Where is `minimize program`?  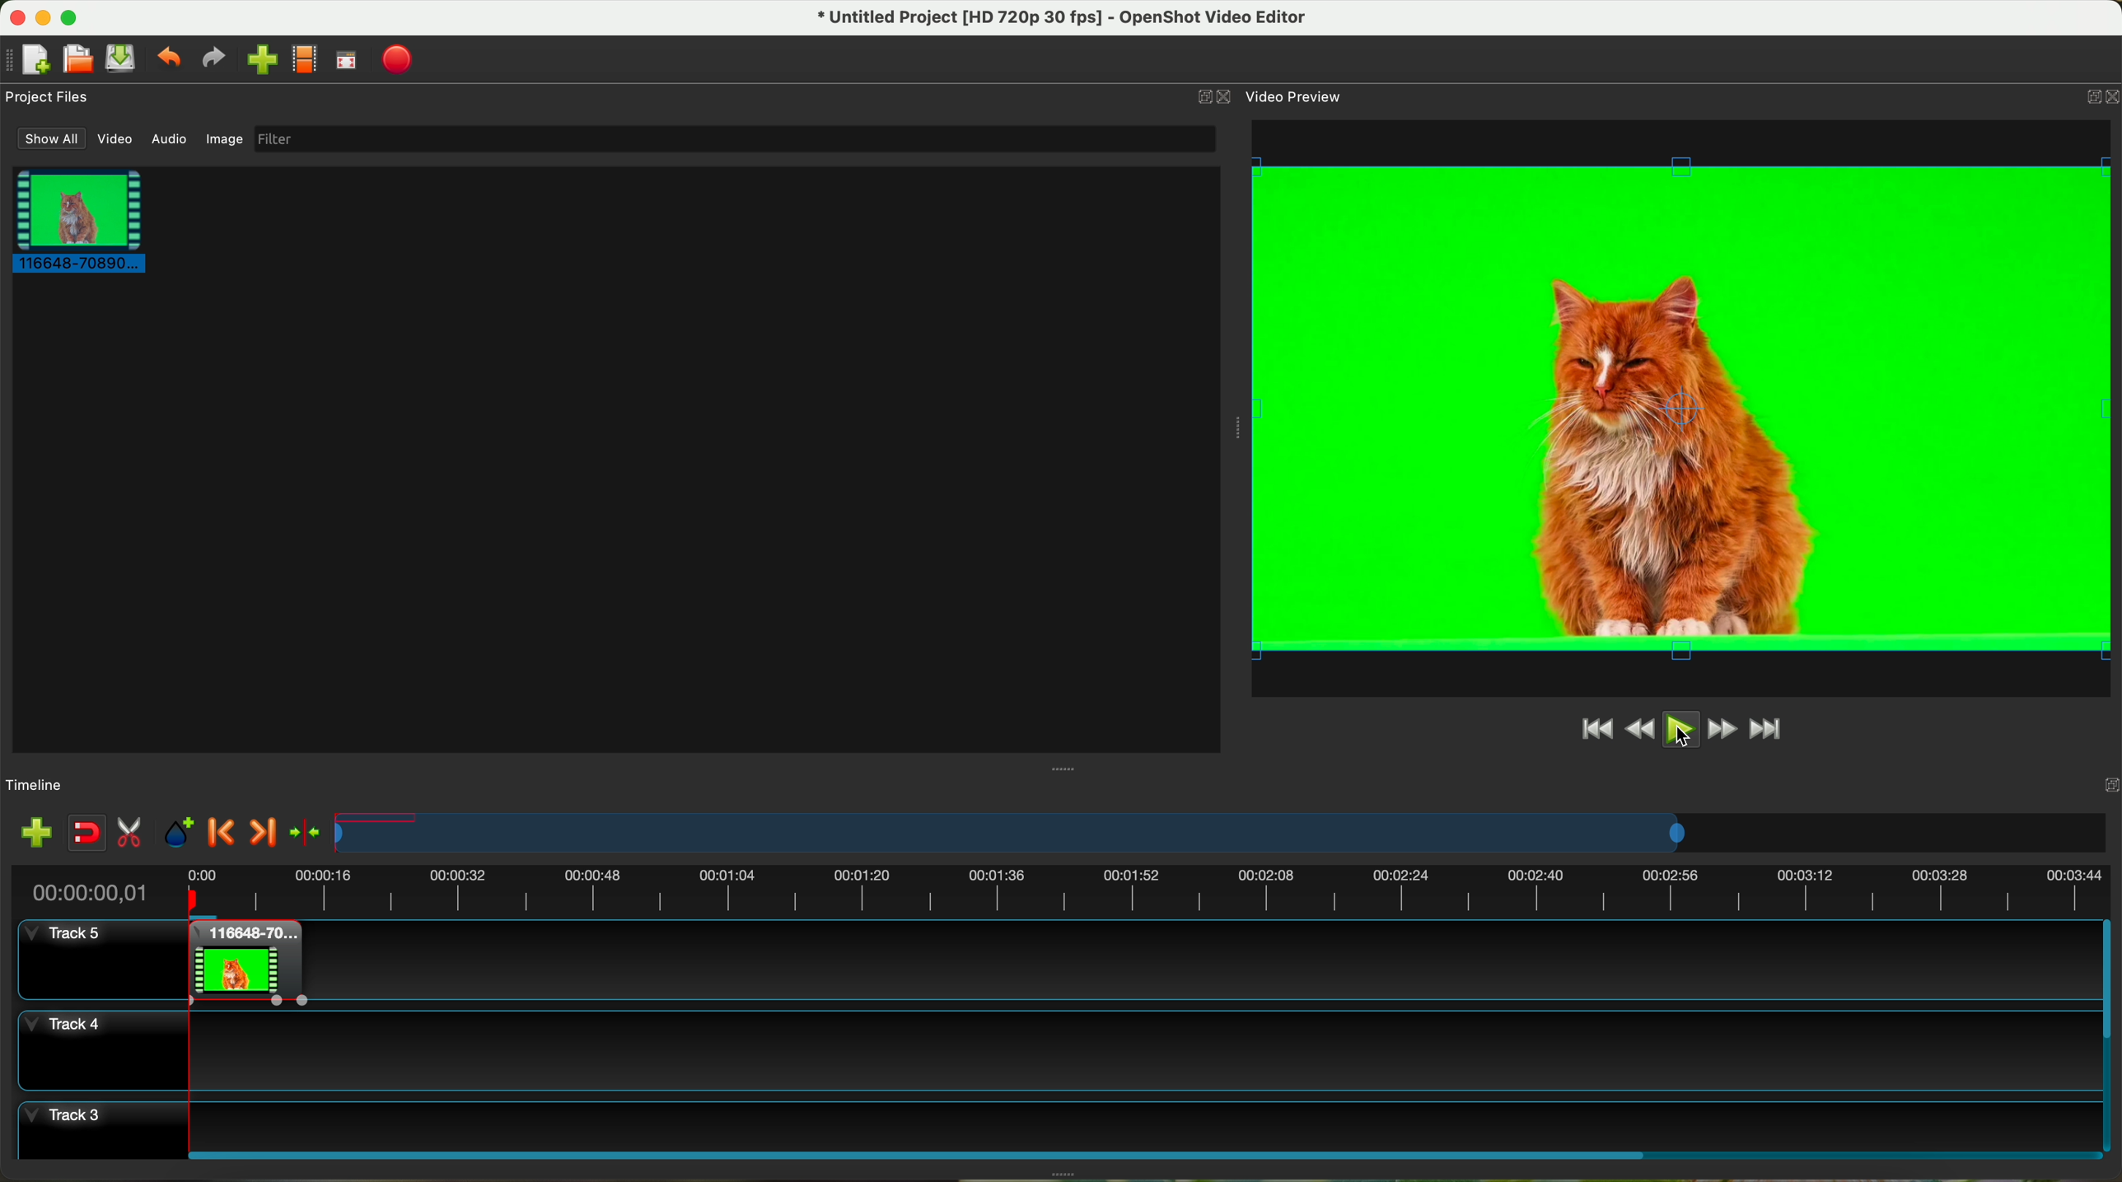 minimize program is located at coordinates (44, 18).